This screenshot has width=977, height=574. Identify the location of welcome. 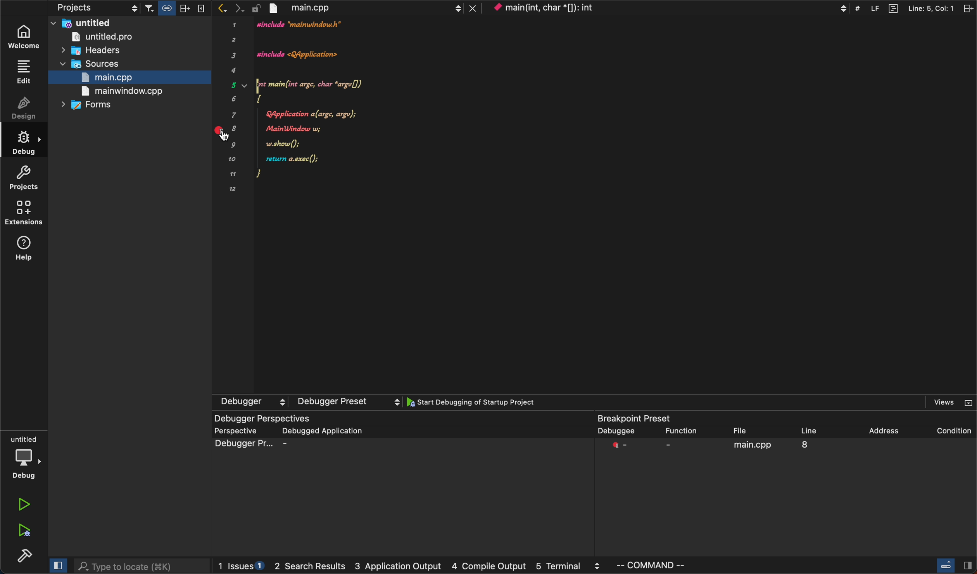
(26, 34).